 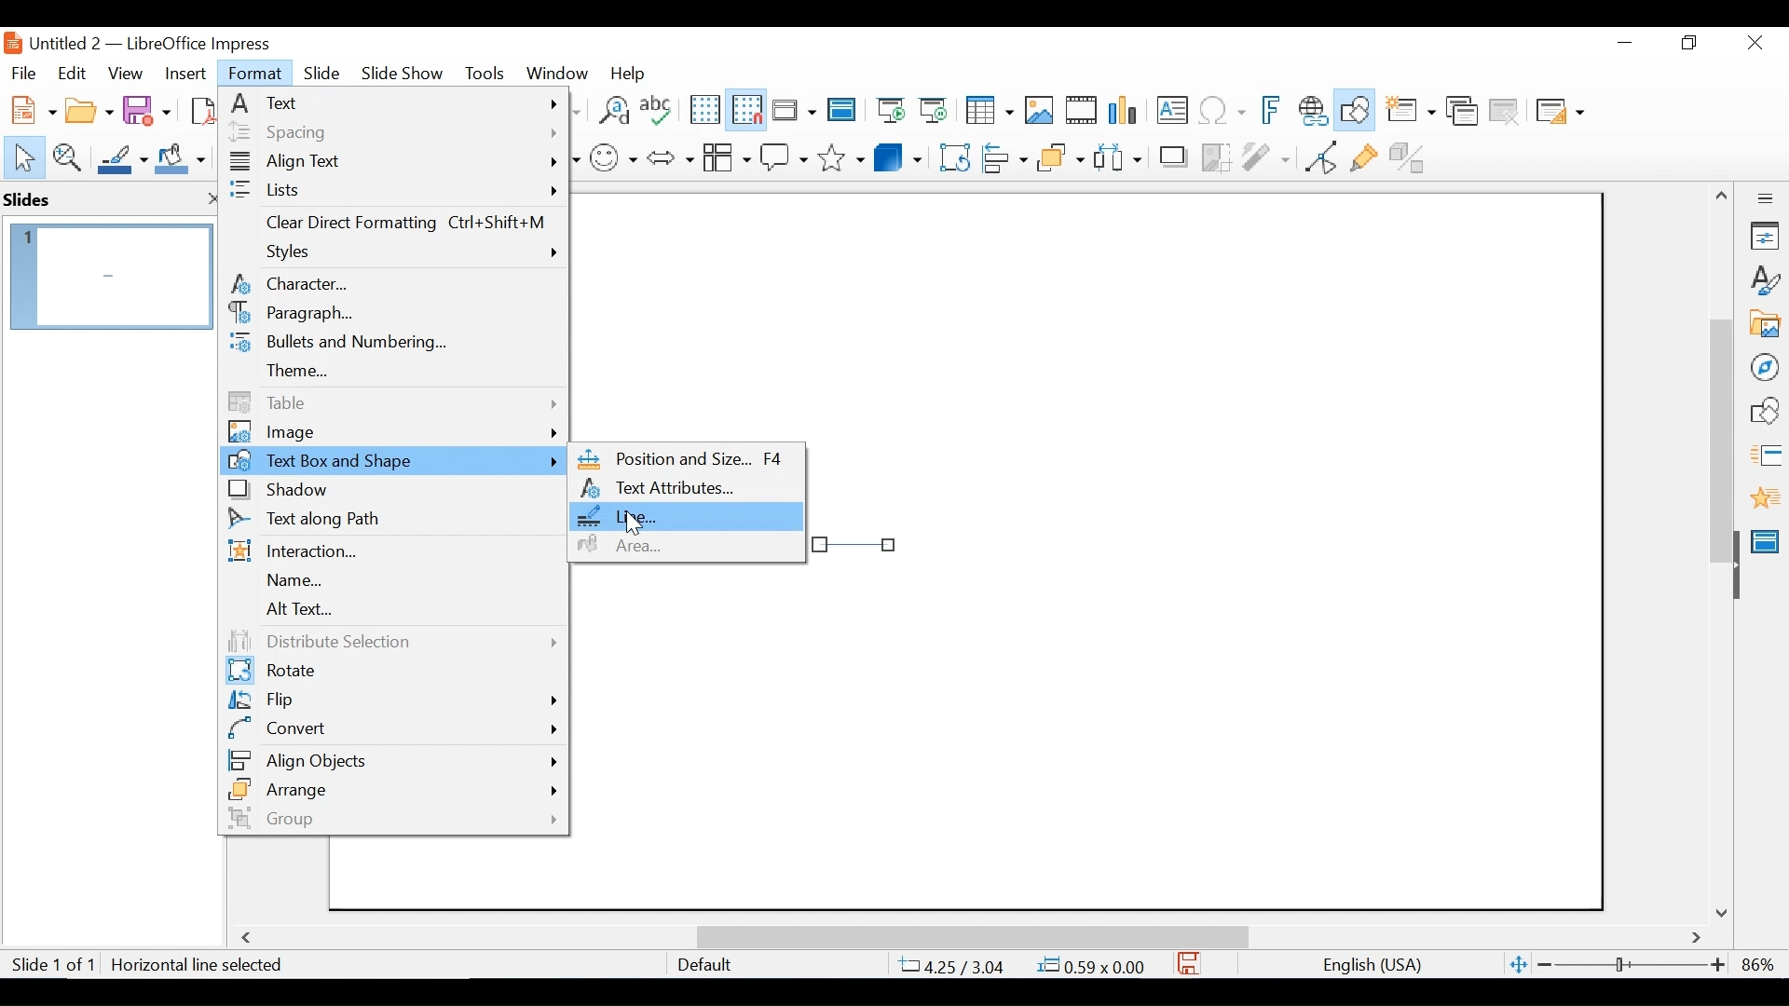 I want to click on Rotate, so click(x=389, y=672).